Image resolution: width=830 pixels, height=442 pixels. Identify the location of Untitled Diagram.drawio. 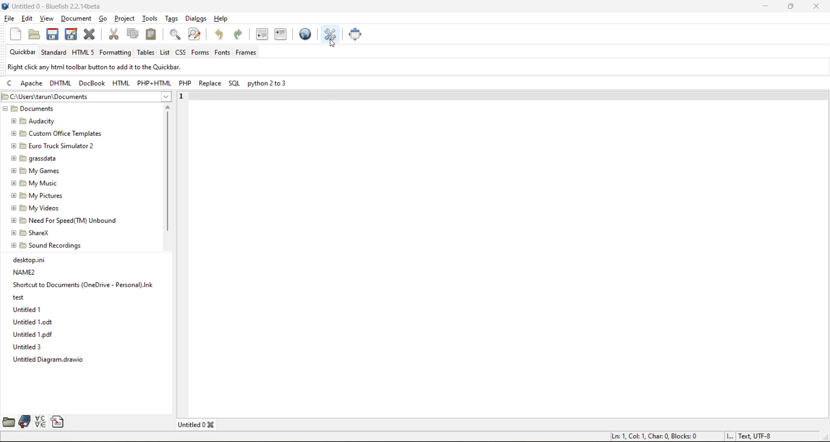
(52, 361).